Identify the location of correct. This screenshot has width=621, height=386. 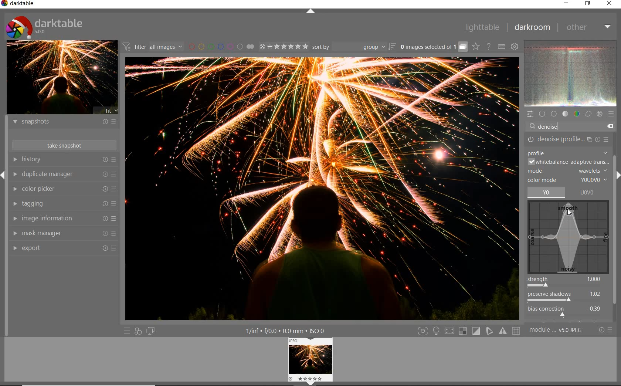
(588, 114).